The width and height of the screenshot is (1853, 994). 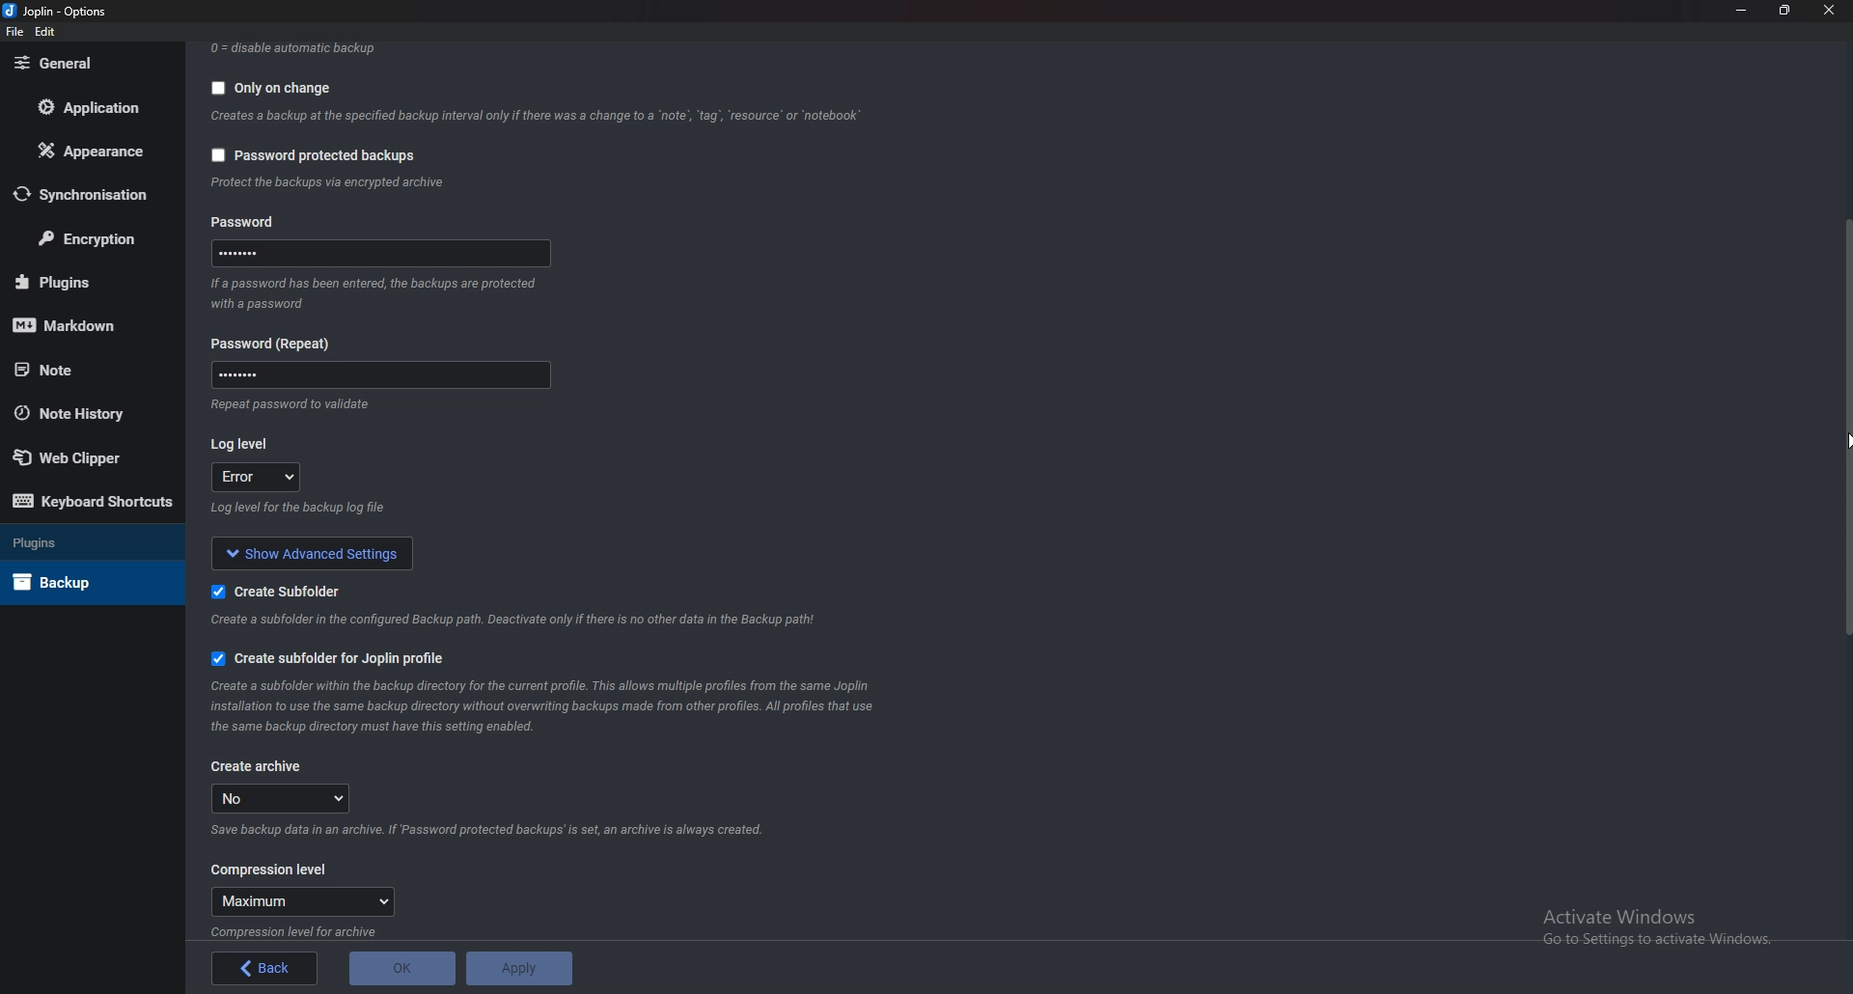 What do you see at coordinates (252, 224) in the screenshot?
I see `Password` at bounding box center [252, 224].